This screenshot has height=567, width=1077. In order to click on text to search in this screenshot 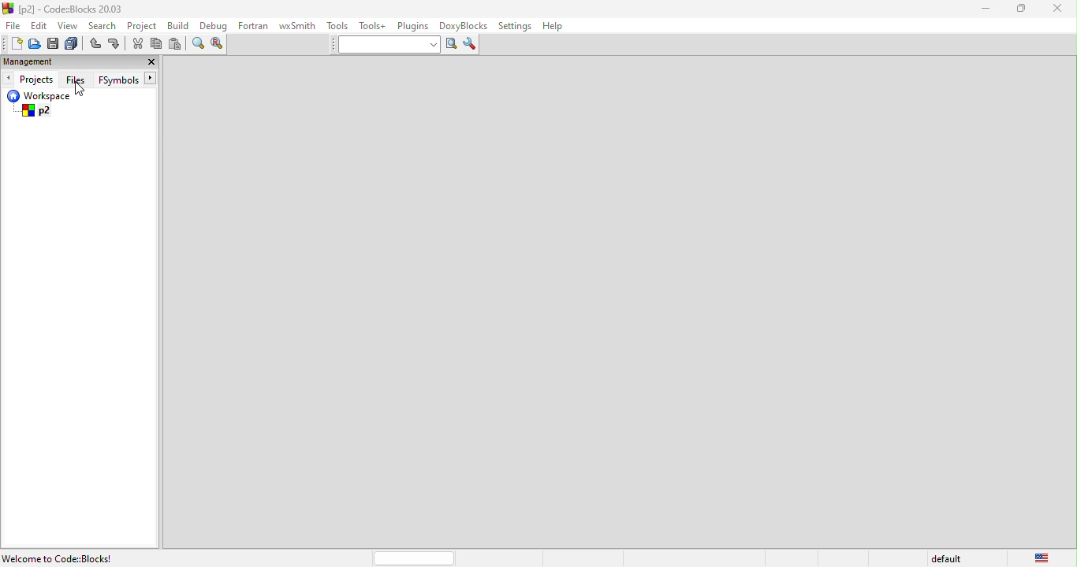, I will do `click(385, 46)`.